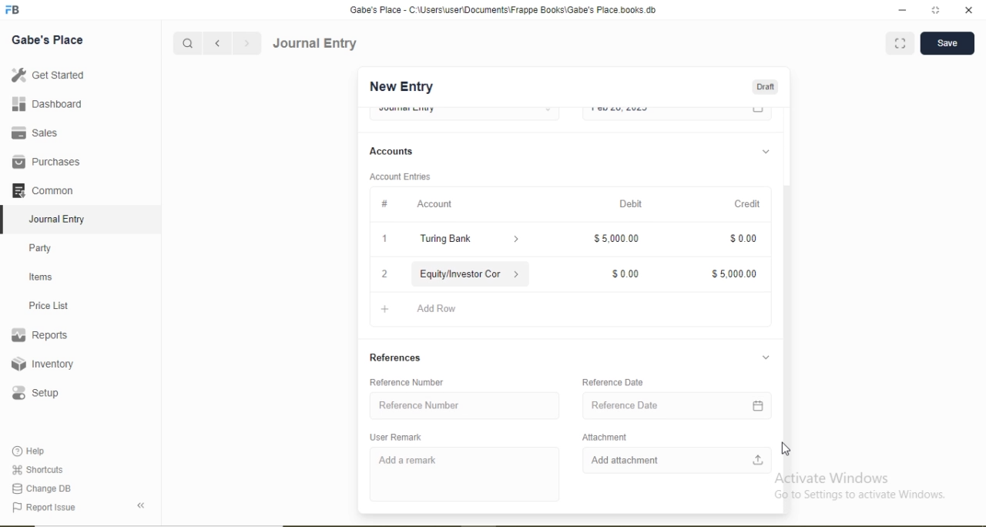 Image resolution: width=986 pixels, height=527 pixels. What do you see at coordinates (436, 203) in the screenshot?
I see `Account` at bounding box center [436, 203].